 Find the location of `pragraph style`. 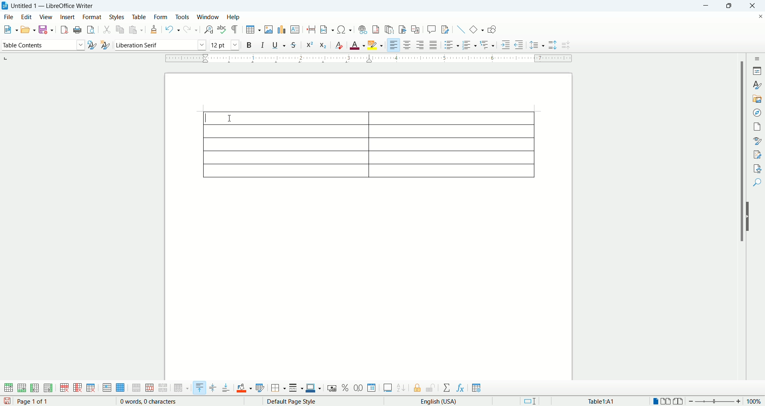

pragraph style is located at coordinates (42, 44).